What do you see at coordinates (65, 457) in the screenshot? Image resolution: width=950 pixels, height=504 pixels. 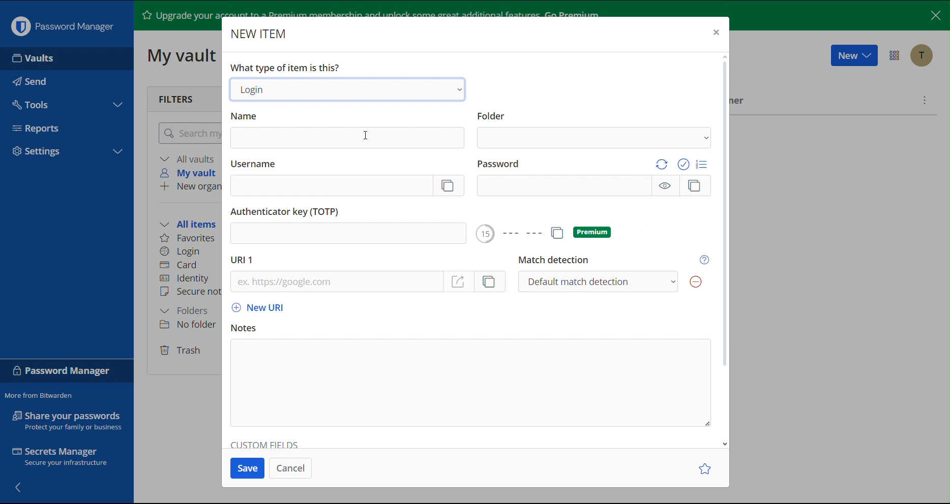 I see `Secrets Manager` at bounding box center [65, 457].